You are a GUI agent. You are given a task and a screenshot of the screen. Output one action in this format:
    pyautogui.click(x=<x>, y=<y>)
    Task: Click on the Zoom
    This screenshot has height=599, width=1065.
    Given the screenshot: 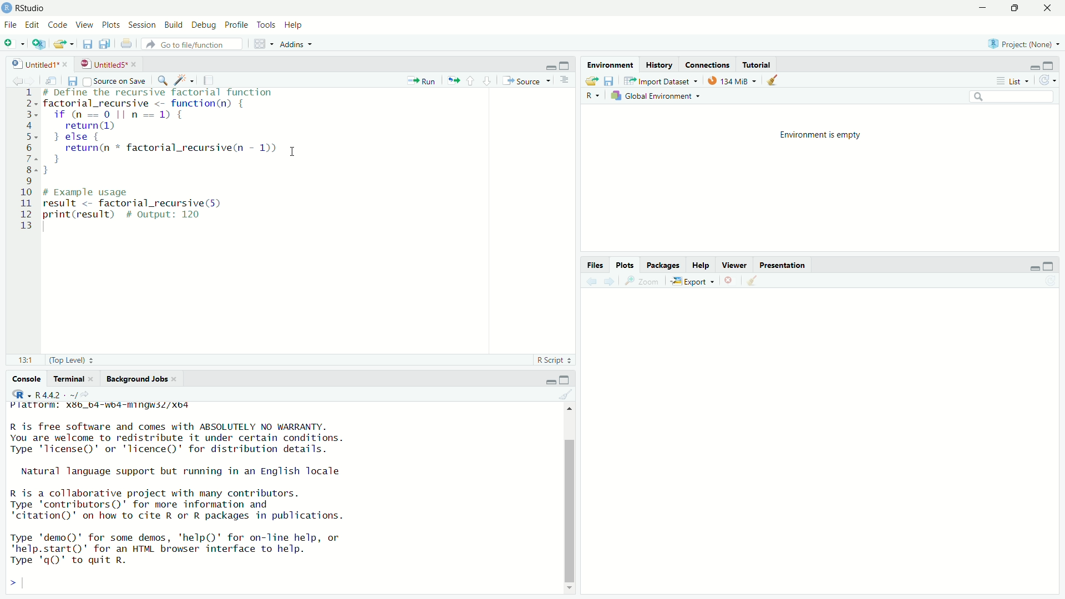 What is the action you would take?
    pyautogui.click(x=644, y=280)
    